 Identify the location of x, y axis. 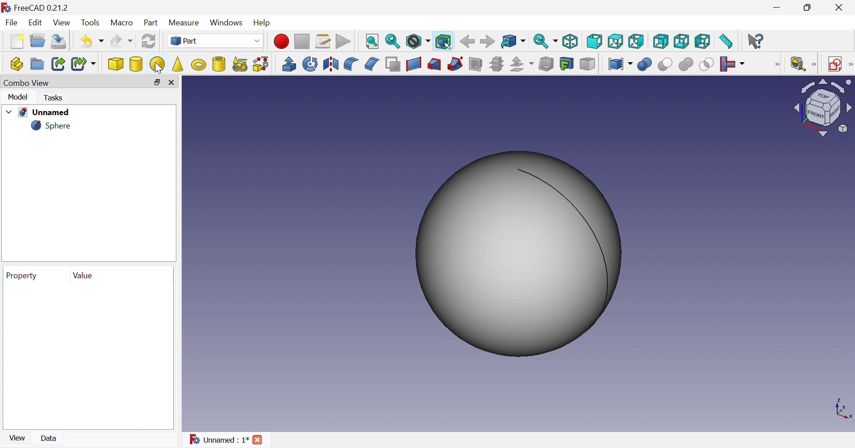
(842, 408).